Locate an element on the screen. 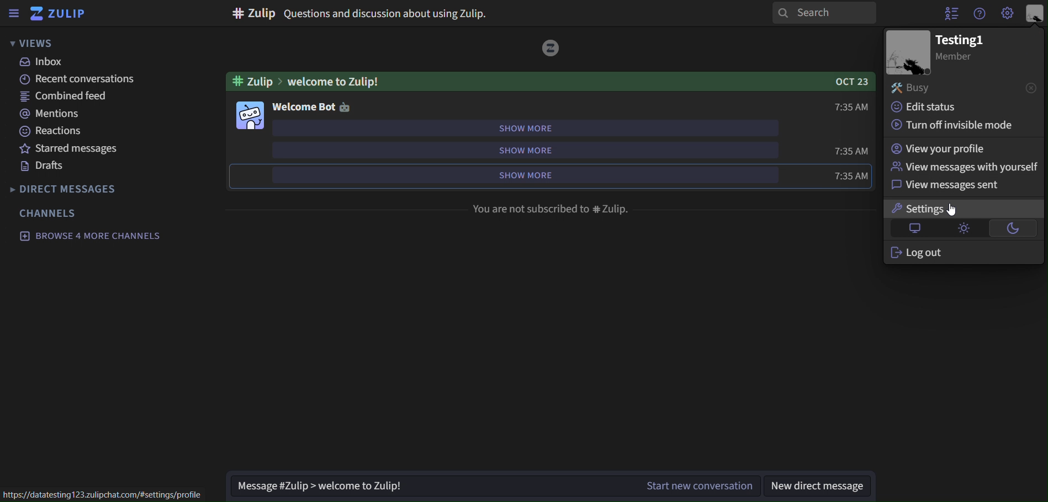  7:35 AM is located at coordinates (853, 174).